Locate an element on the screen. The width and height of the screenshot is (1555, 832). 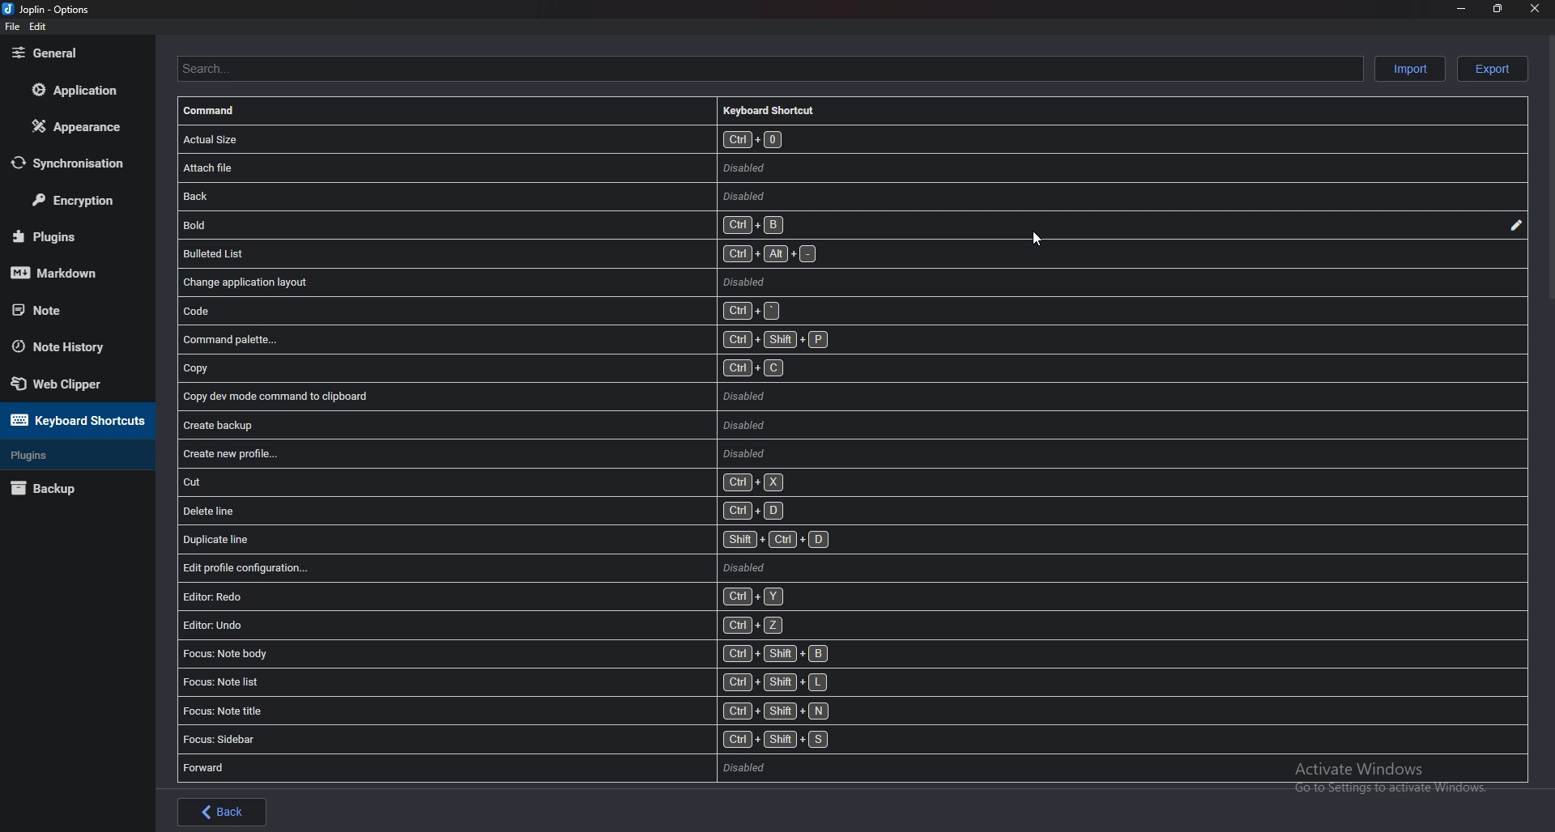
Import is located at coordinates (1409, 68).